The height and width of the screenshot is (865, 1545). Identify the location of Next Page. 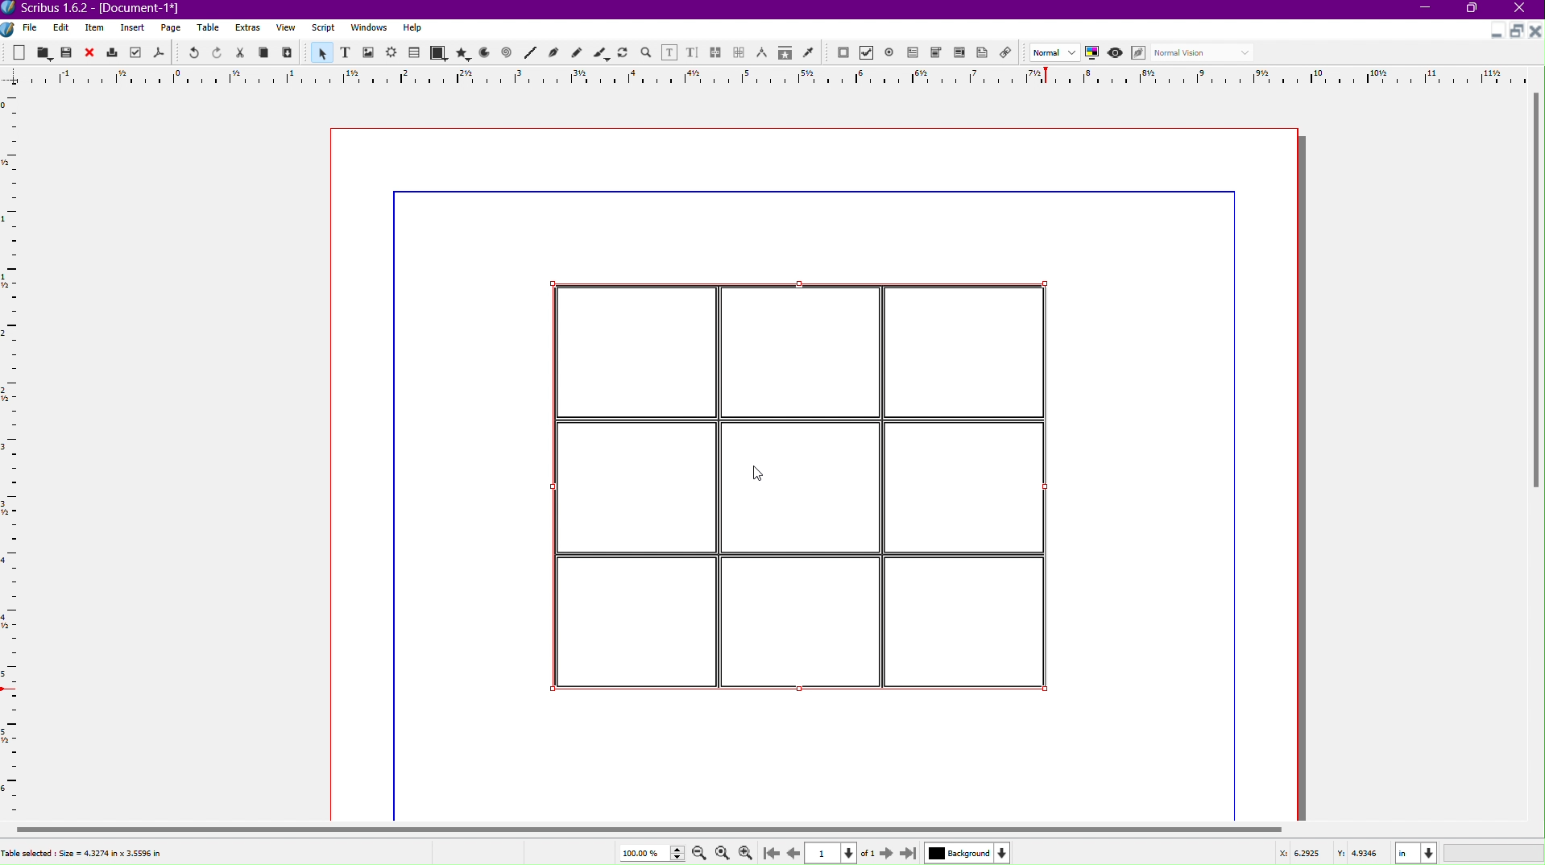
(884, 852).